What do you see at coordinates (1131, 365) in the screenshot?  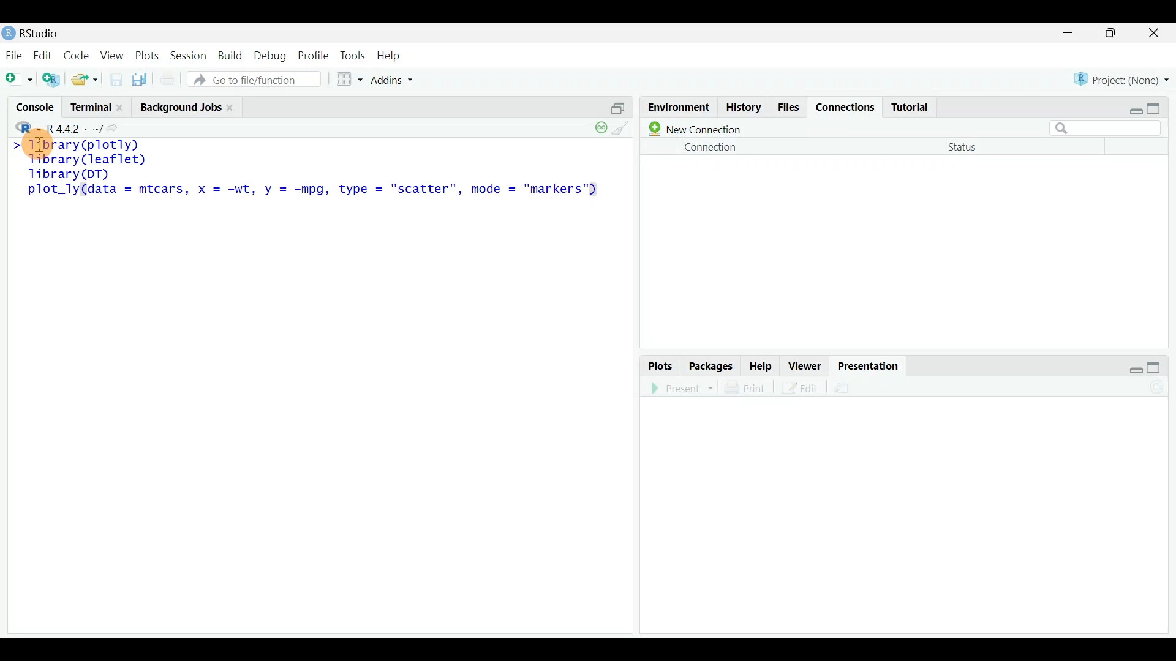 I see `restore down` at bounding box center [1131, 365].